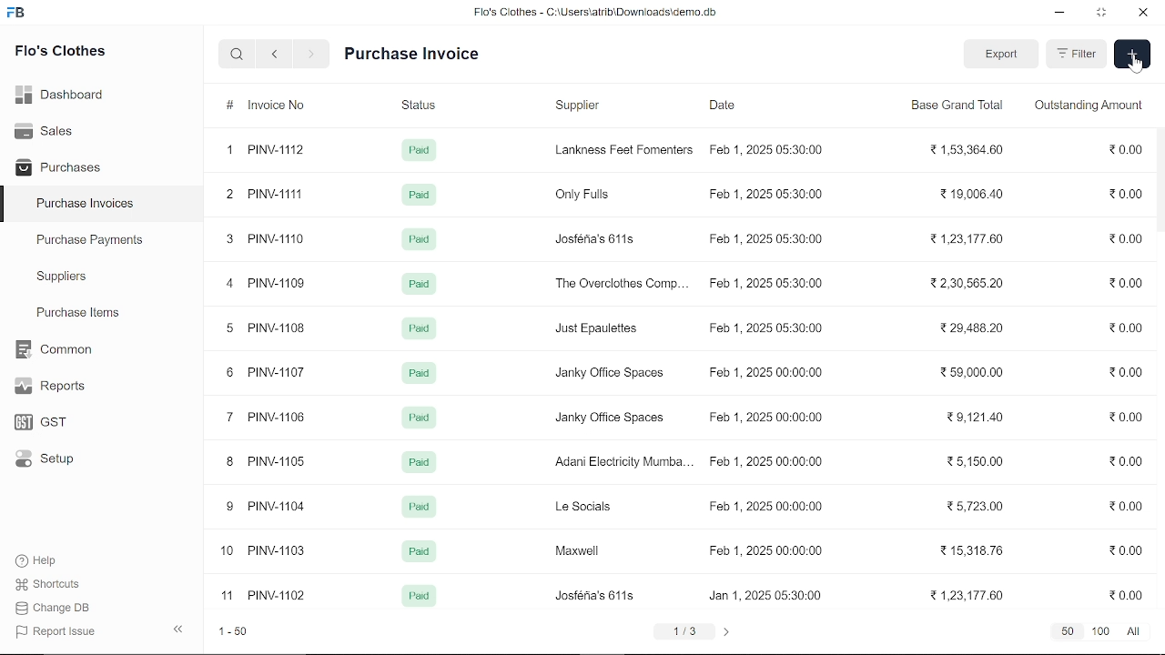  I want to click on next, so click(311, 57).